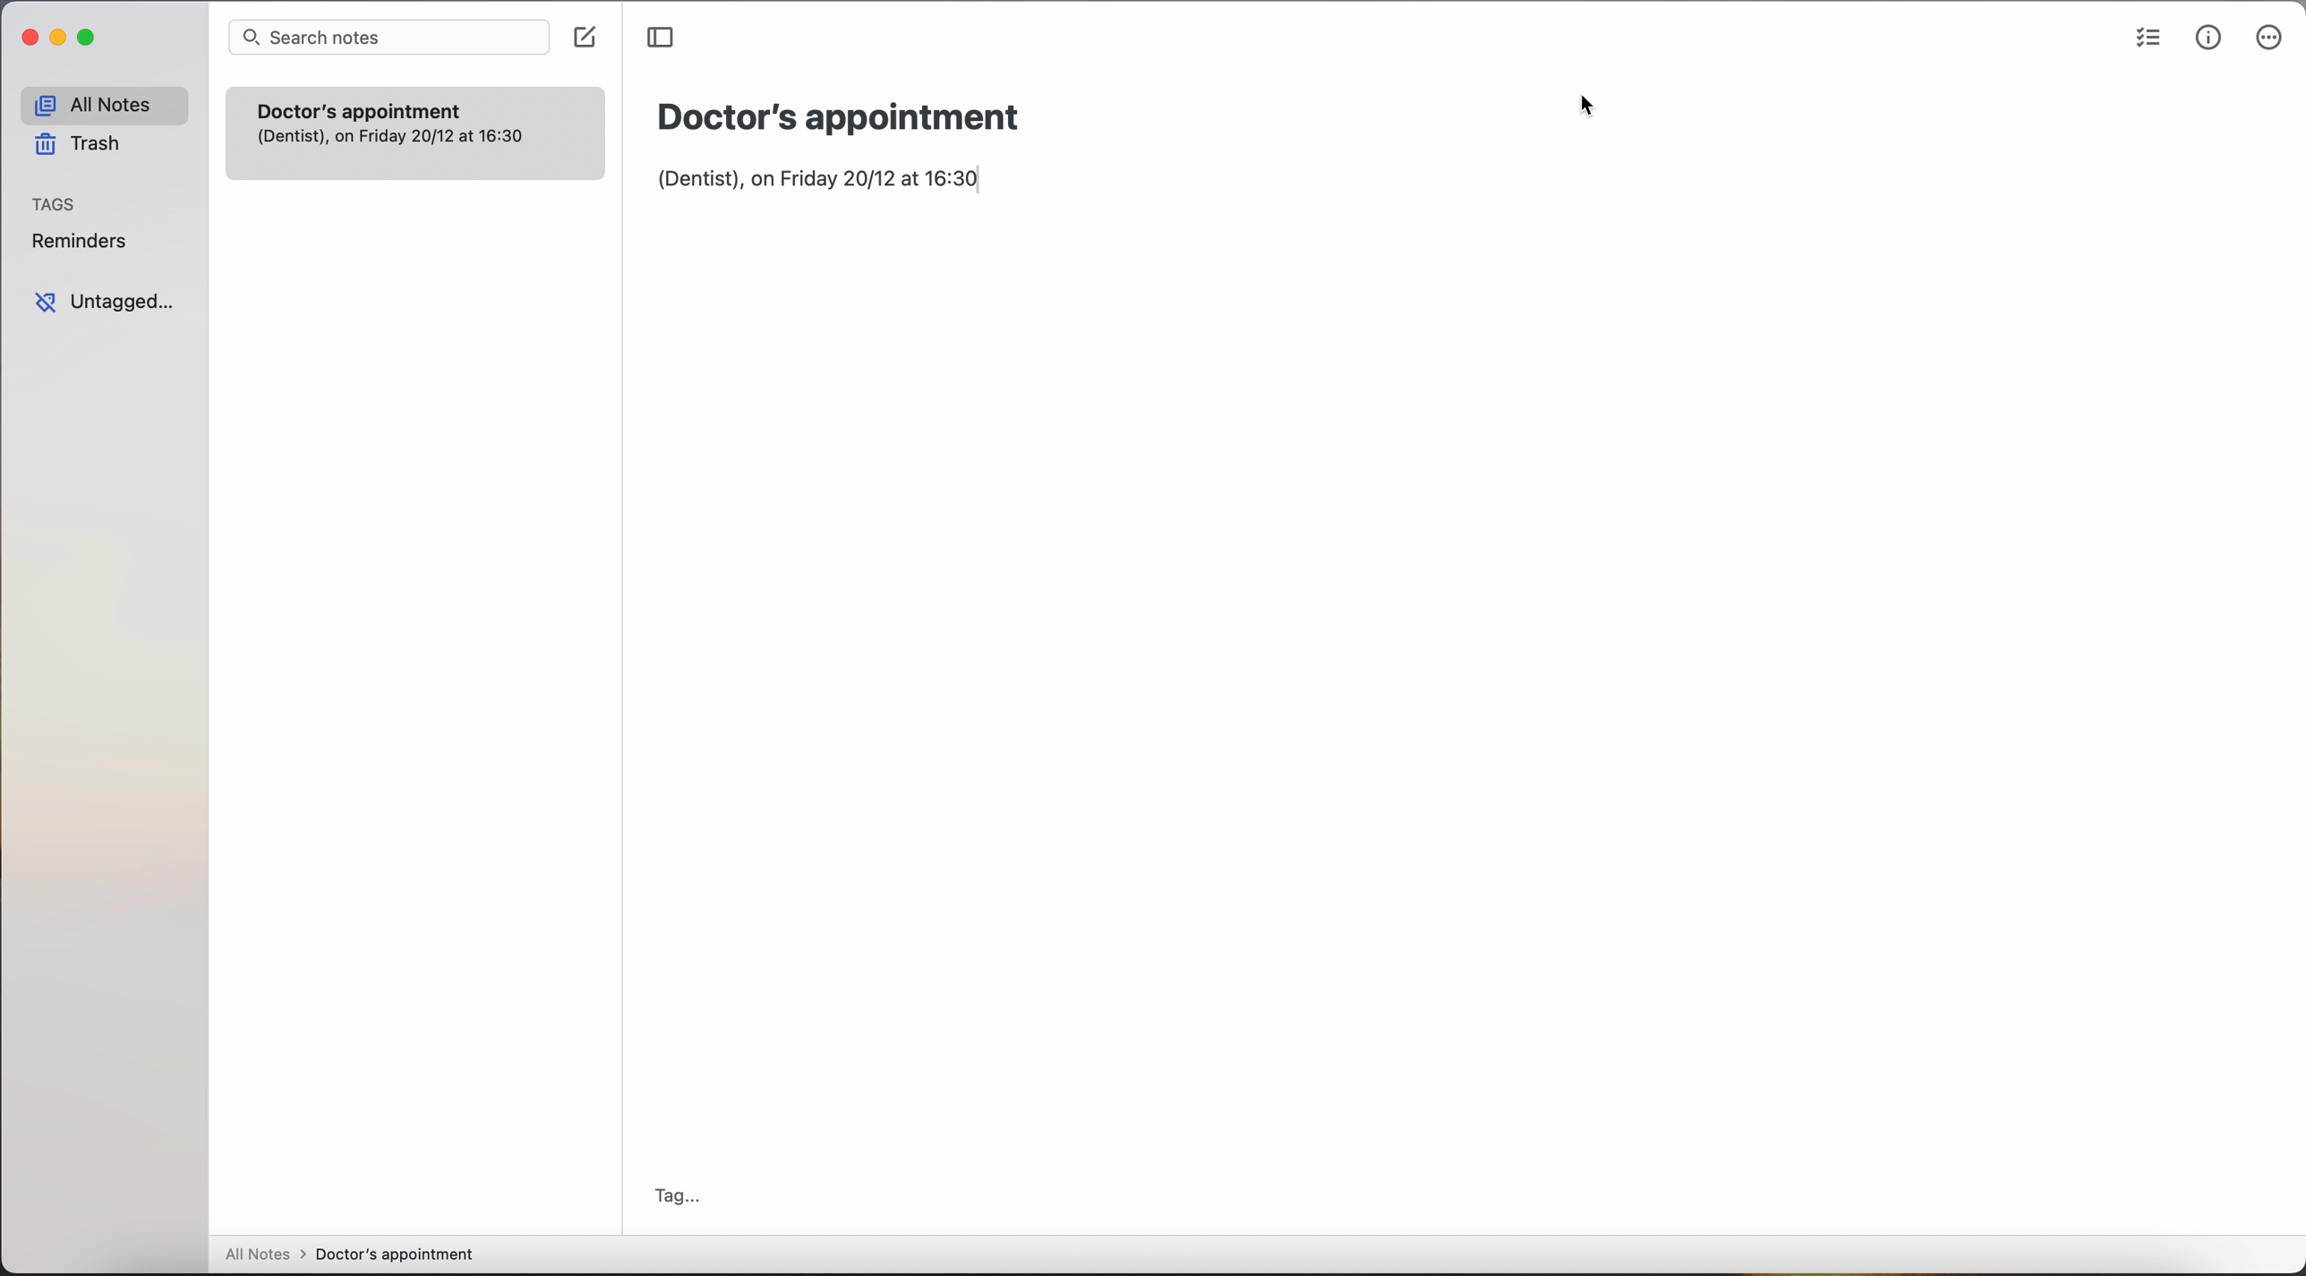  Describe the element at coordinates (830, 187) in the screenshot. I see `(Dentist), on Friday 20/12 at 16:30` at that location.